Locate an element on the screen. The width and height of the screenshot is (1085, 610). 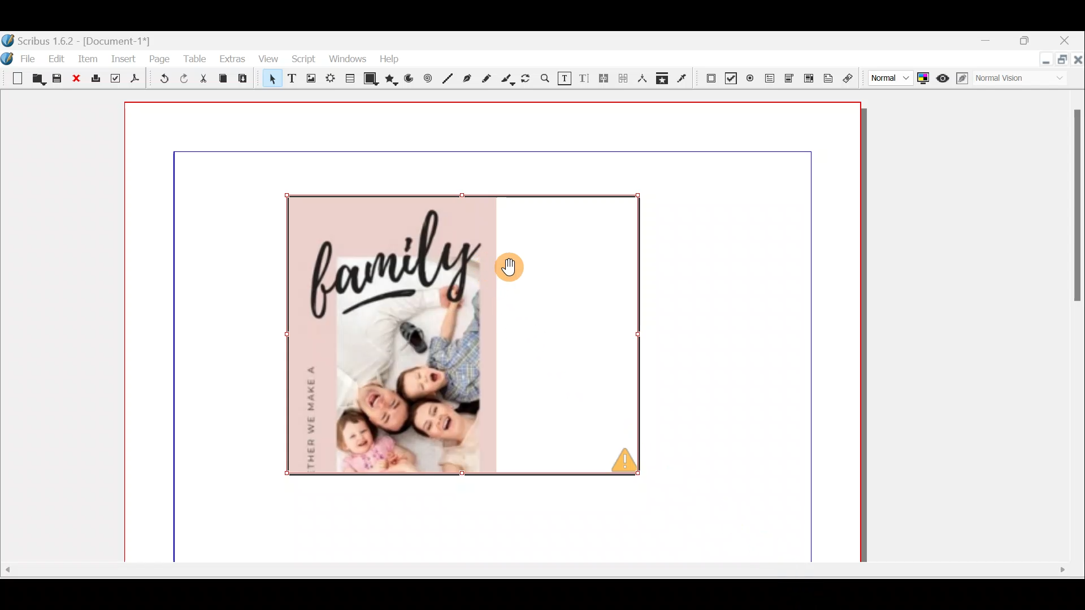
Link text frames is located at coordinates (602, 79).